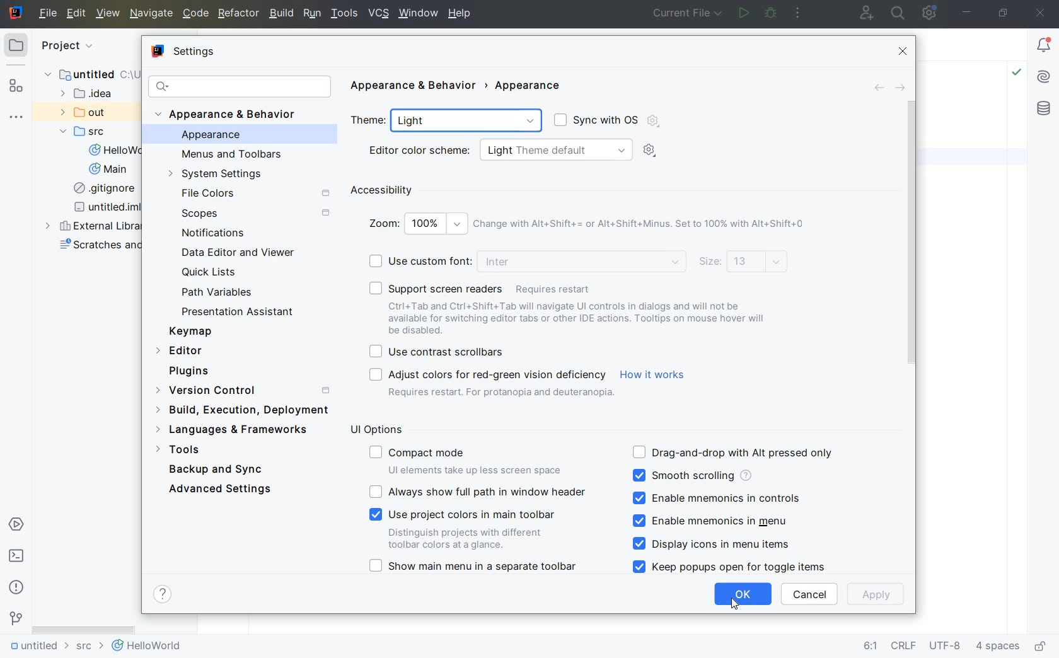 The height and width of the screenshot is (658, 1059). What do you see at coordinates (15, 618) in the screenshot?
I see `VERSION CONTROL` at bounding box center [15, 618].